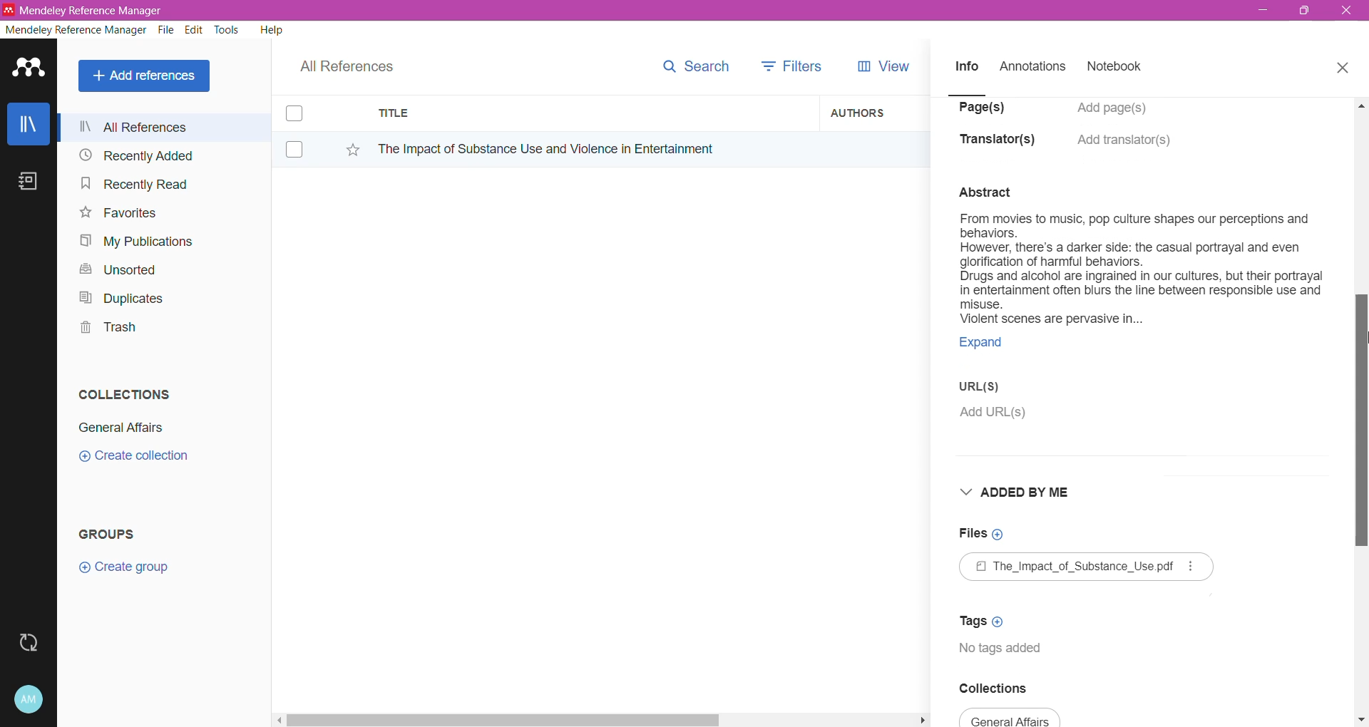  Describe the element at coordinates (993, 401) in the screenshot. I see `url` at that location.